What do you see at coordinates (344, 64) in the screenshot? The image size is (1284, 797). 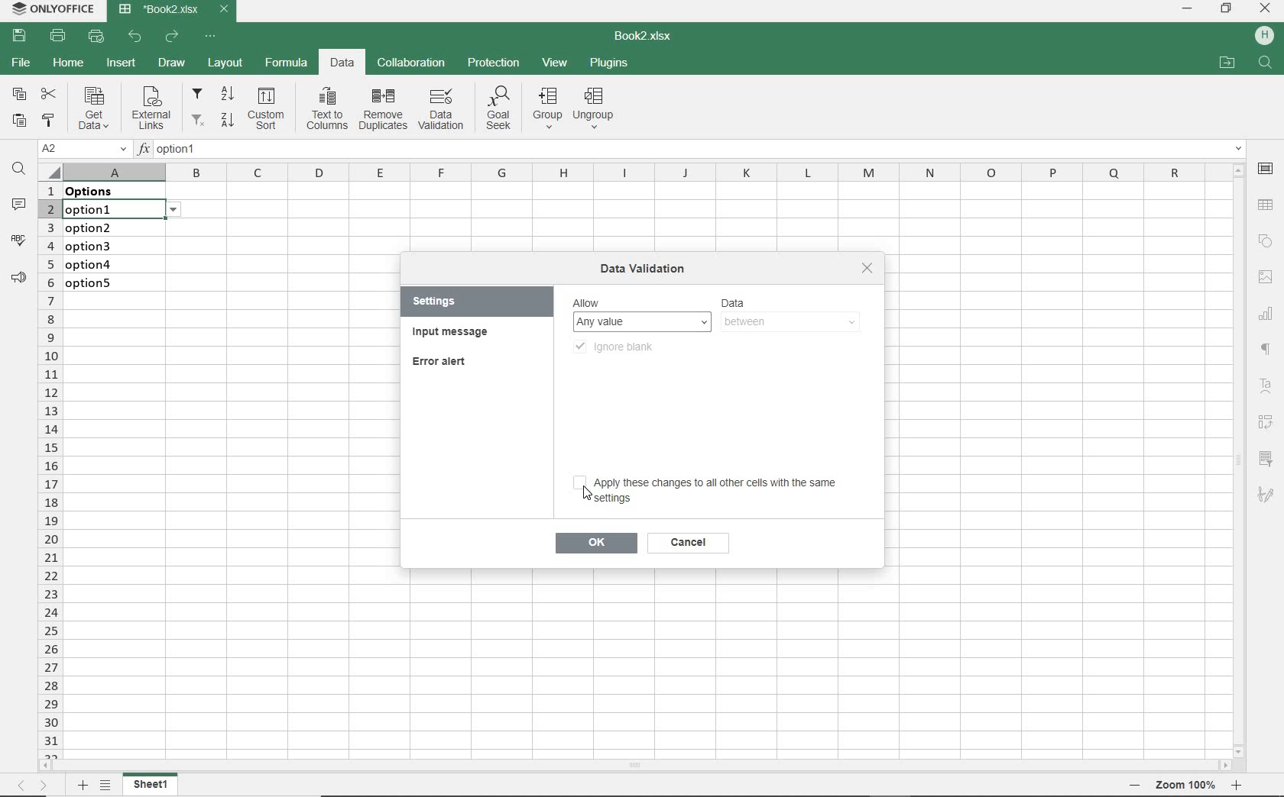 I see `DATA` at bounding box center [344, 64].